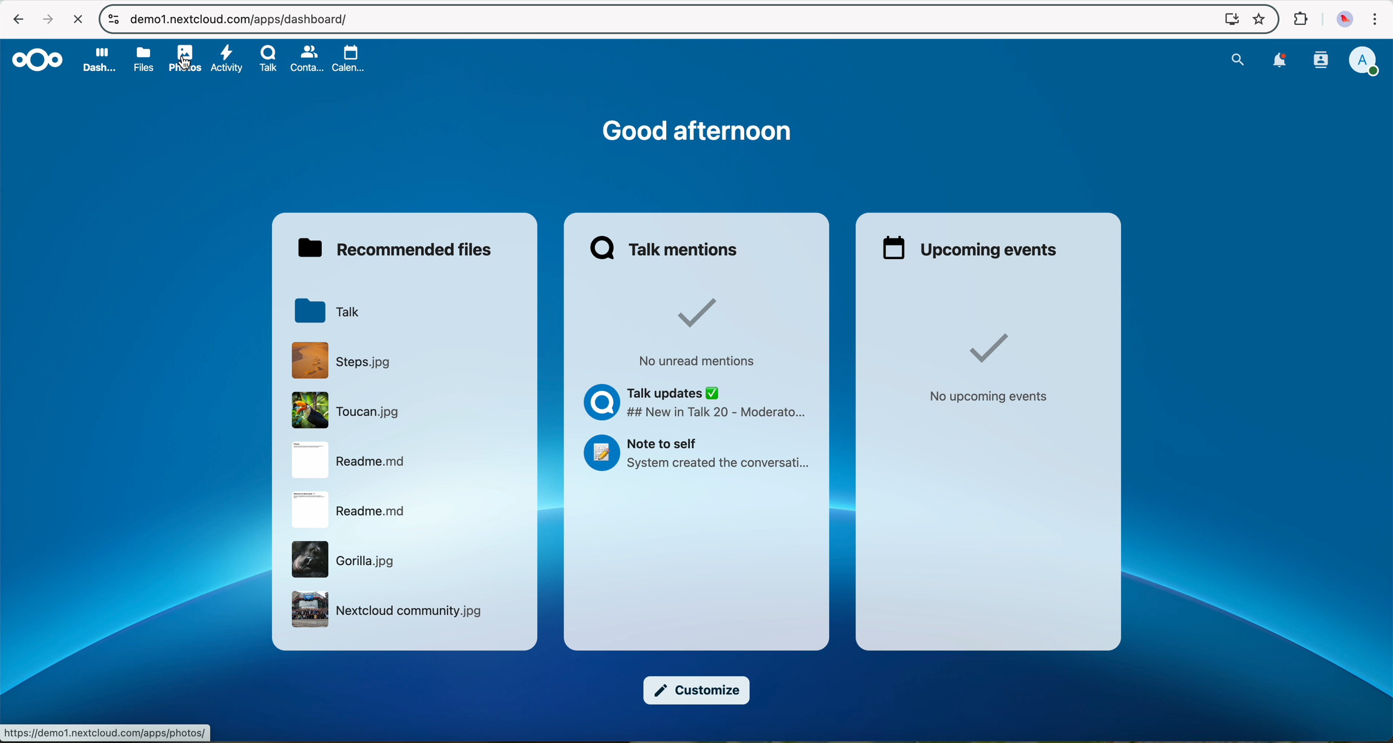 This screenshot has height=743, width=1393. Describe the element at coordinates (390, 611) in the screenshot. I see `netxcloud community image` at that location.